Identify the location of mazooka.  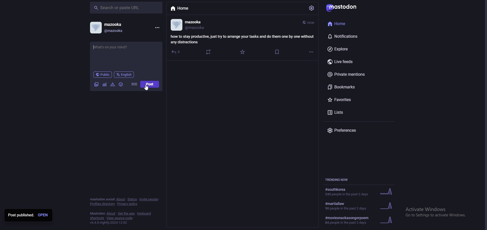
(197, 22).